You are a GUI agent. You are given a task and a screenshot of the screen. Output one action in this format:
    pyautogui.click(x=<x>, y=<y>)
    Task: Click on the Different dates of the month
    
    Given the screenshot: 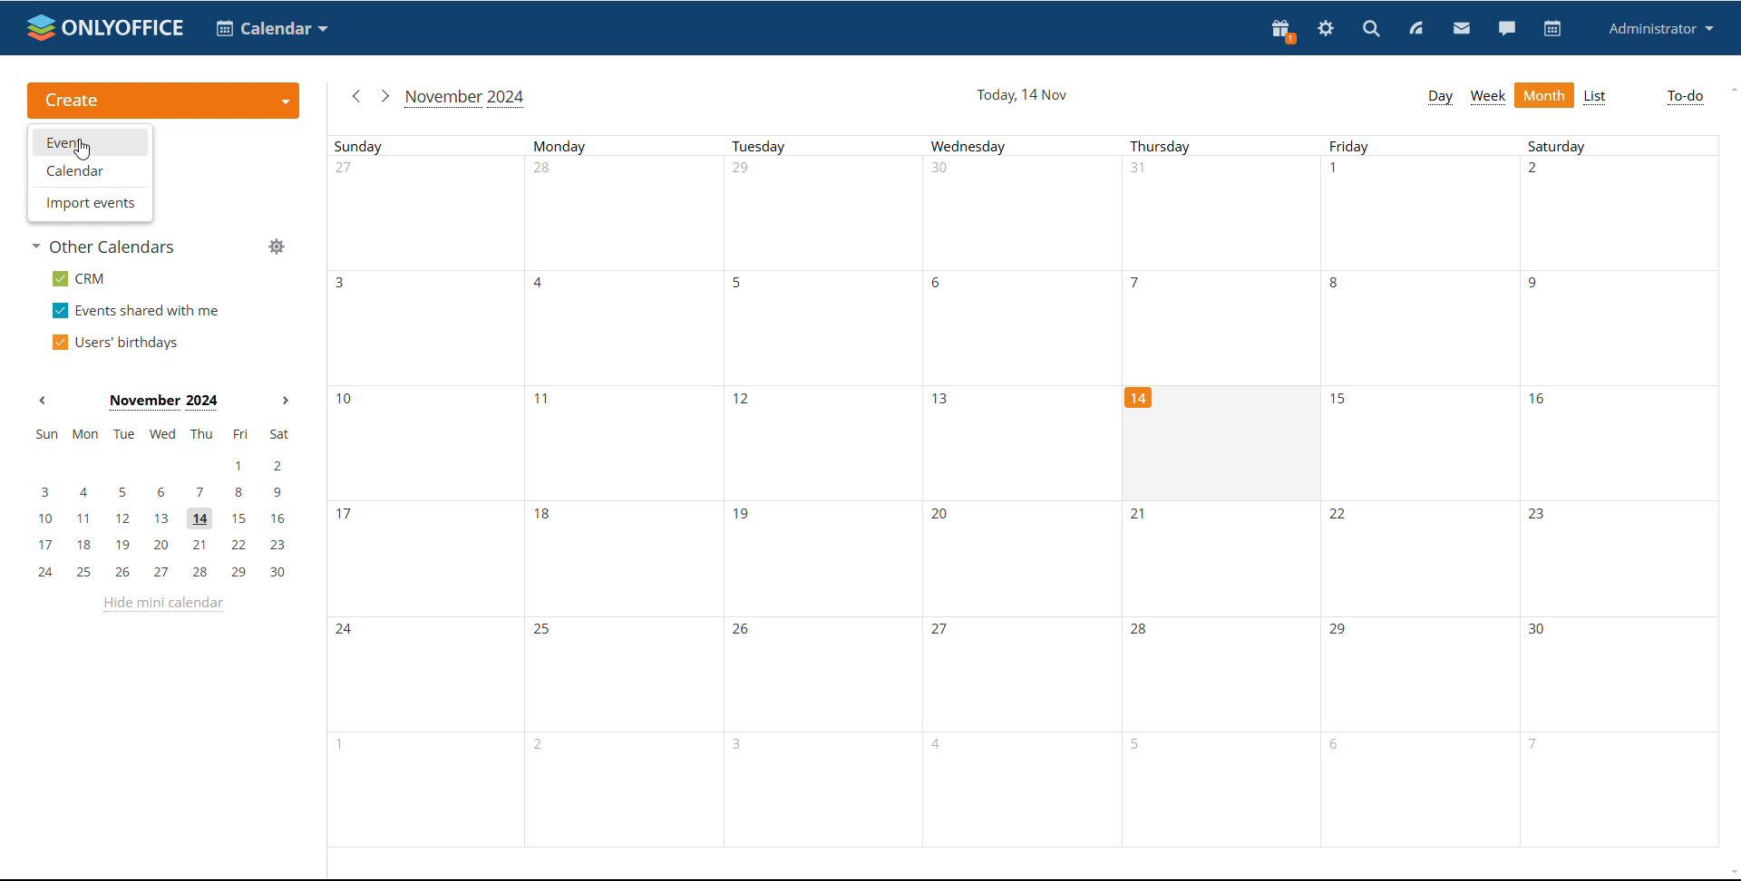 What is the action you would take?
    pyautogui.click(x=1034, y=558)
    